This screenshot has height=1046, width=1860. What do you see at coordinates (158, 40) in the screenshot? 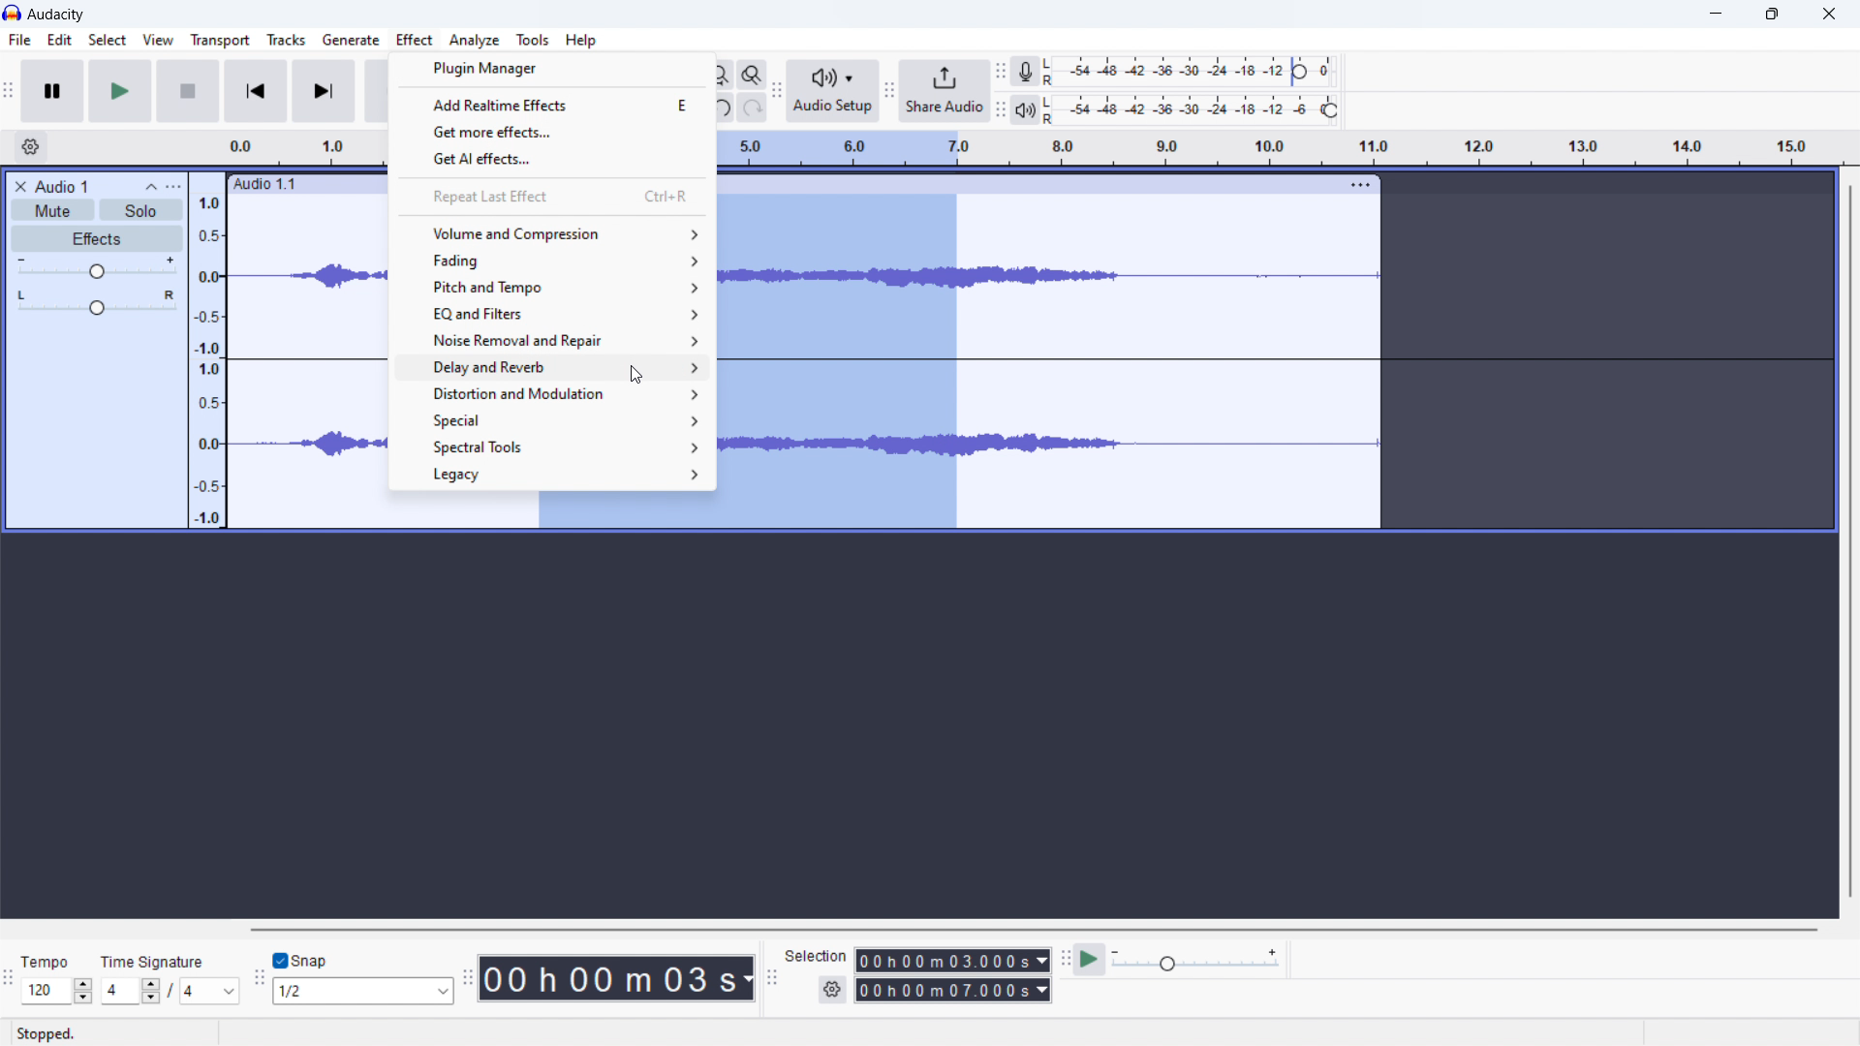
I see `view` at bounding box center [158, 40].